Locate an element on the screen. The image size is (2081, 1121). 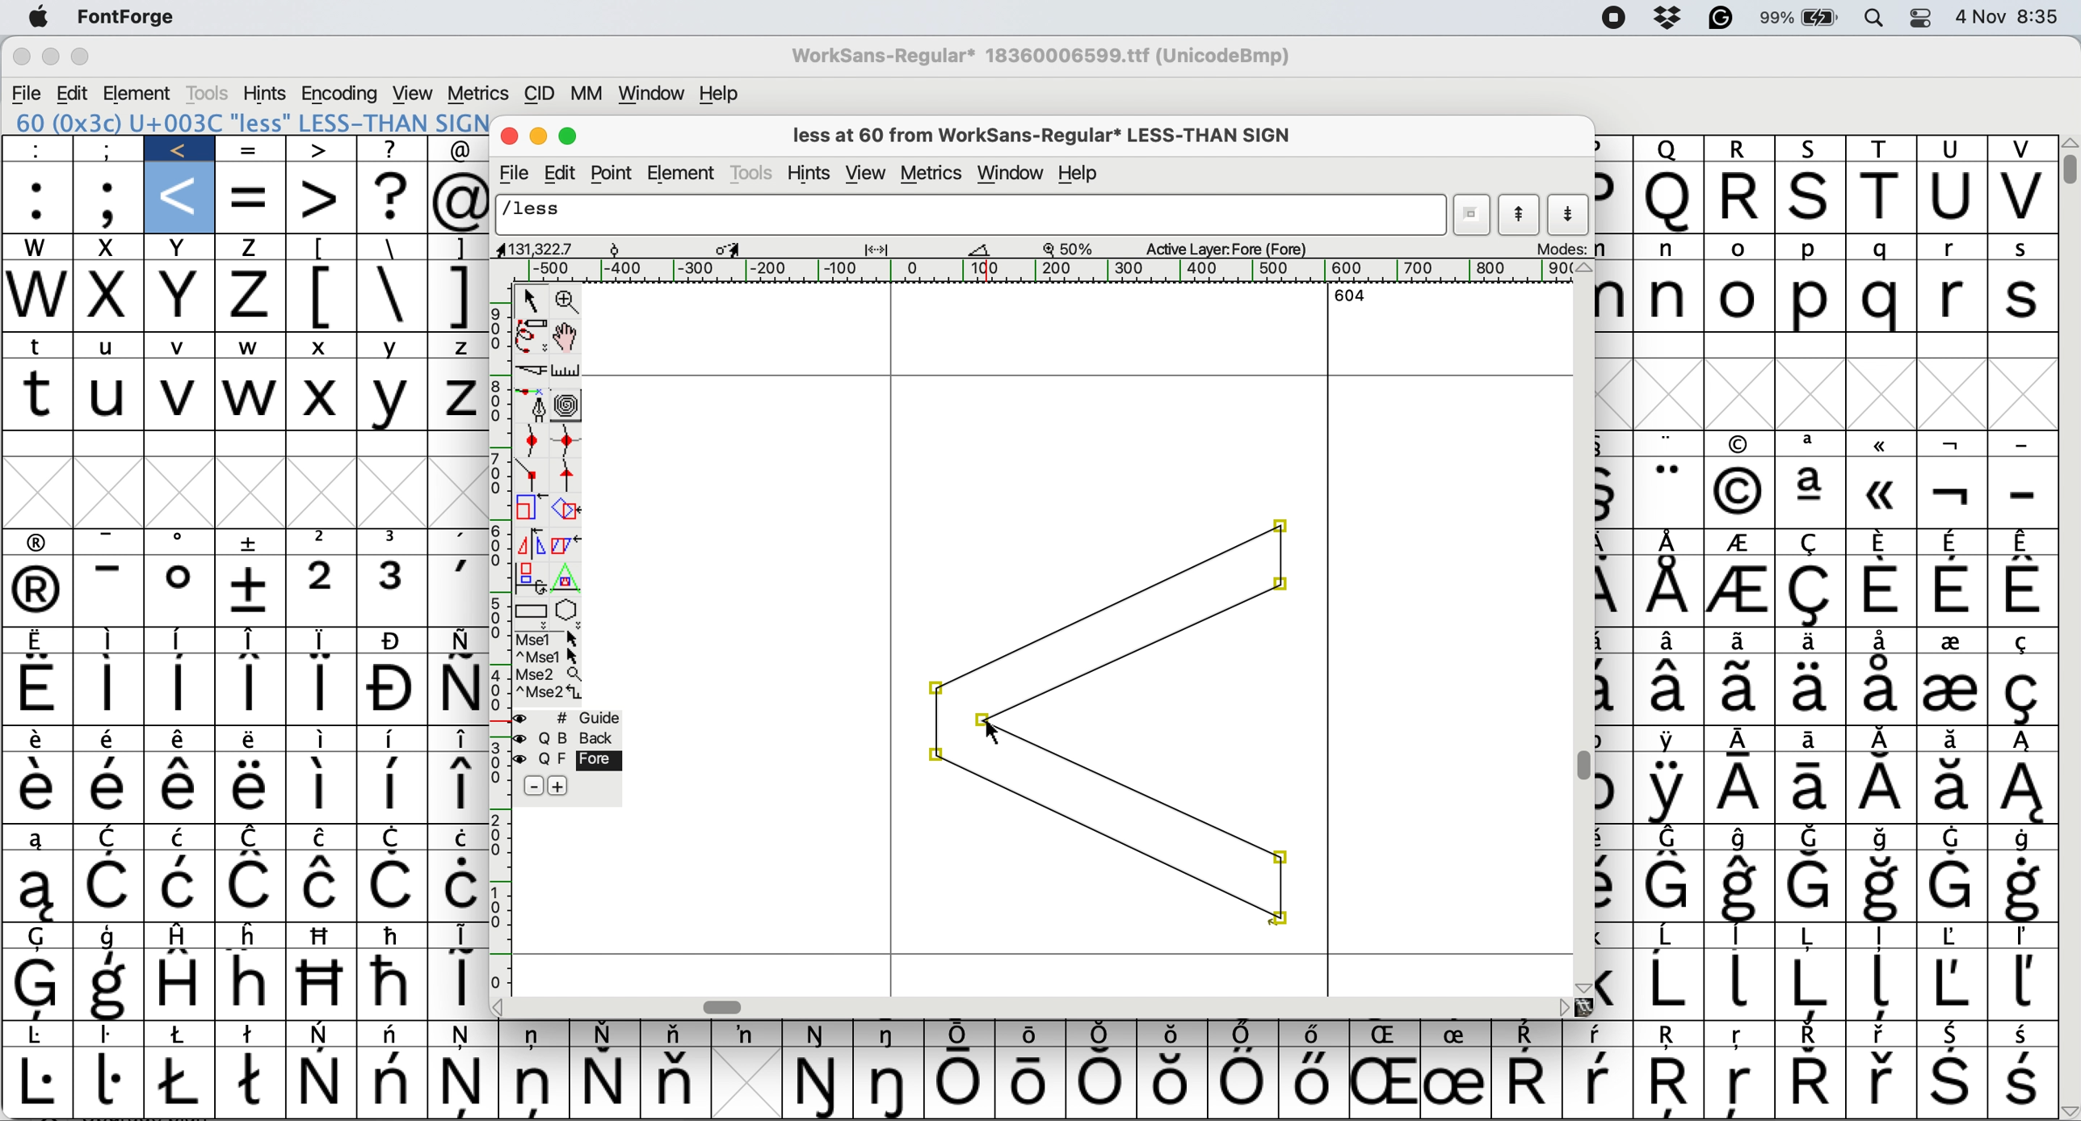
Symbol is located at coordinates (1528, 1035).